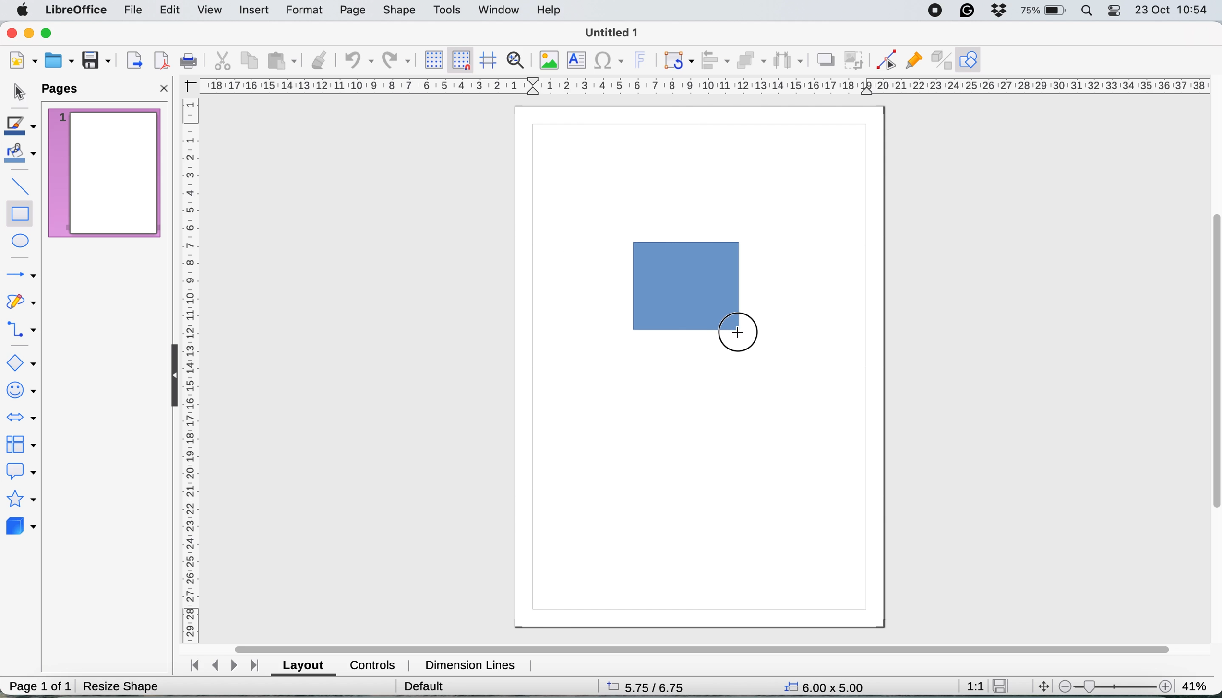 This screenshot has height=698, width=1222. I want to click on 3d objects, so click(22, 528).